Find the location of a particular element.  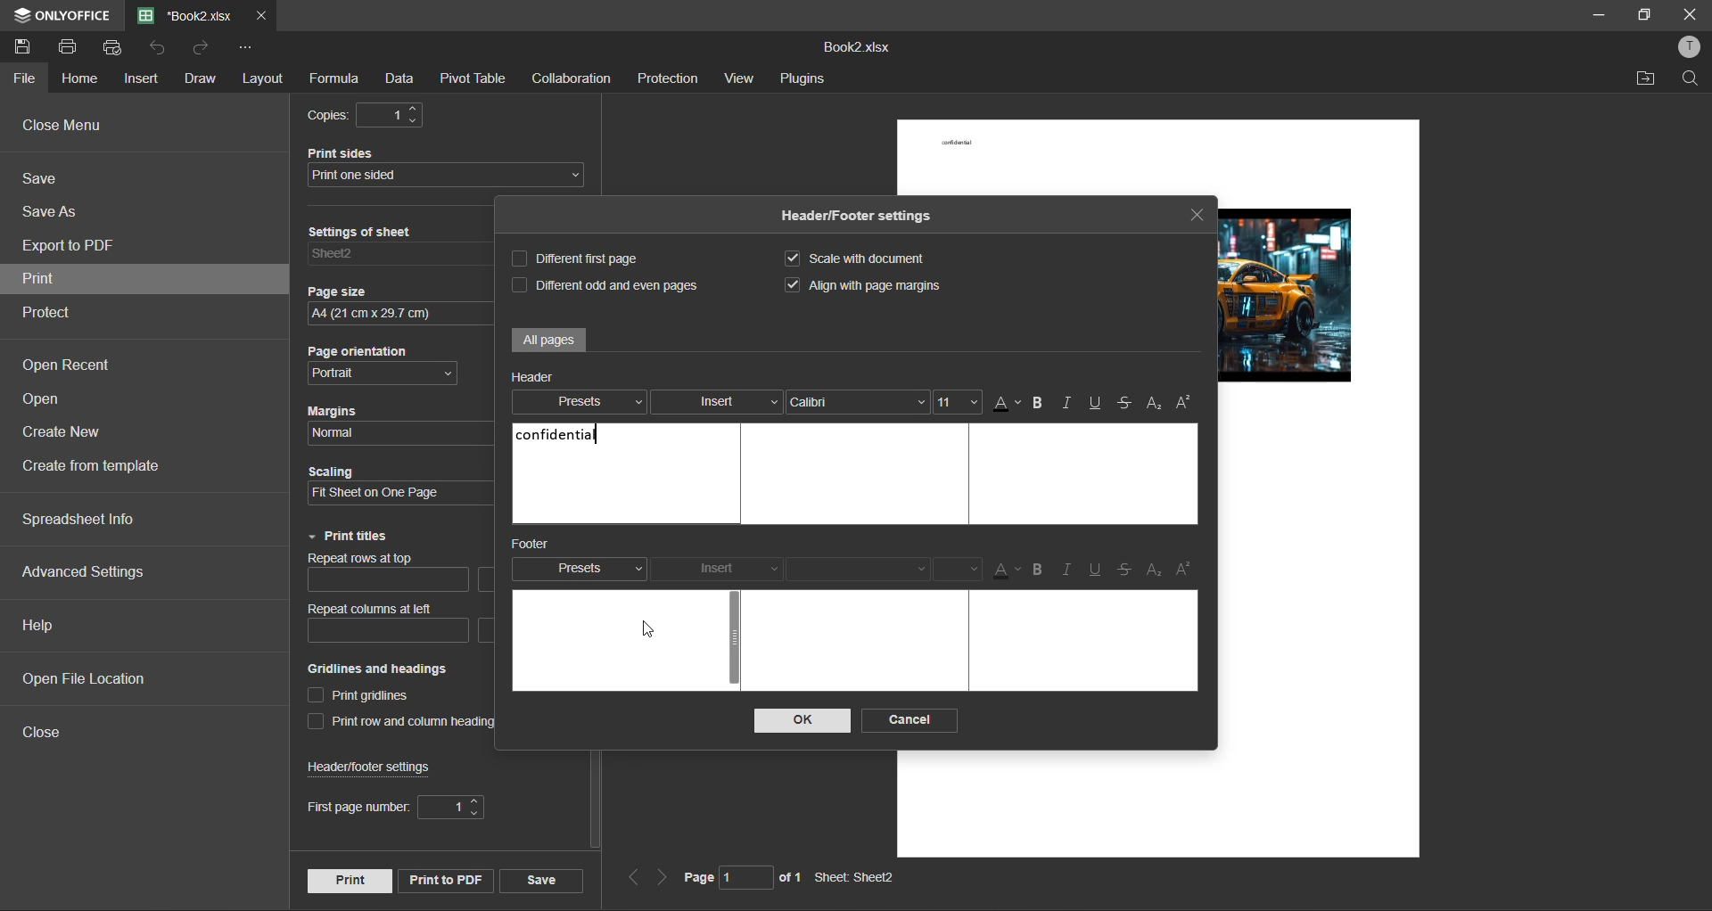

margins is located at coordinates (396, 433).